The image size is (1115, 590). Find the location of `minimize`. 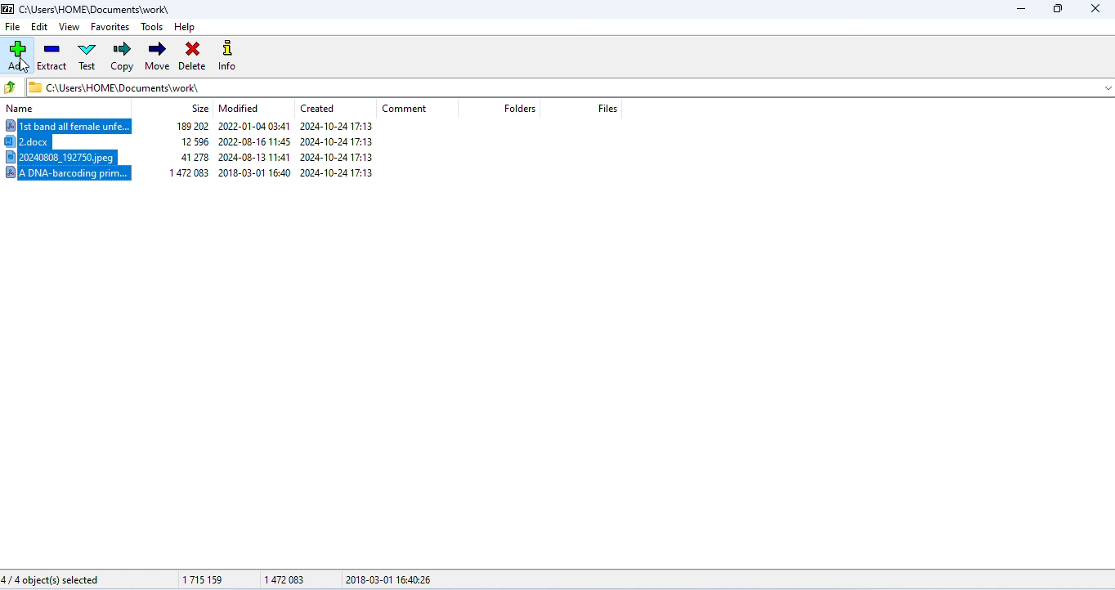

minimize is located at coordinates (1019, 10).